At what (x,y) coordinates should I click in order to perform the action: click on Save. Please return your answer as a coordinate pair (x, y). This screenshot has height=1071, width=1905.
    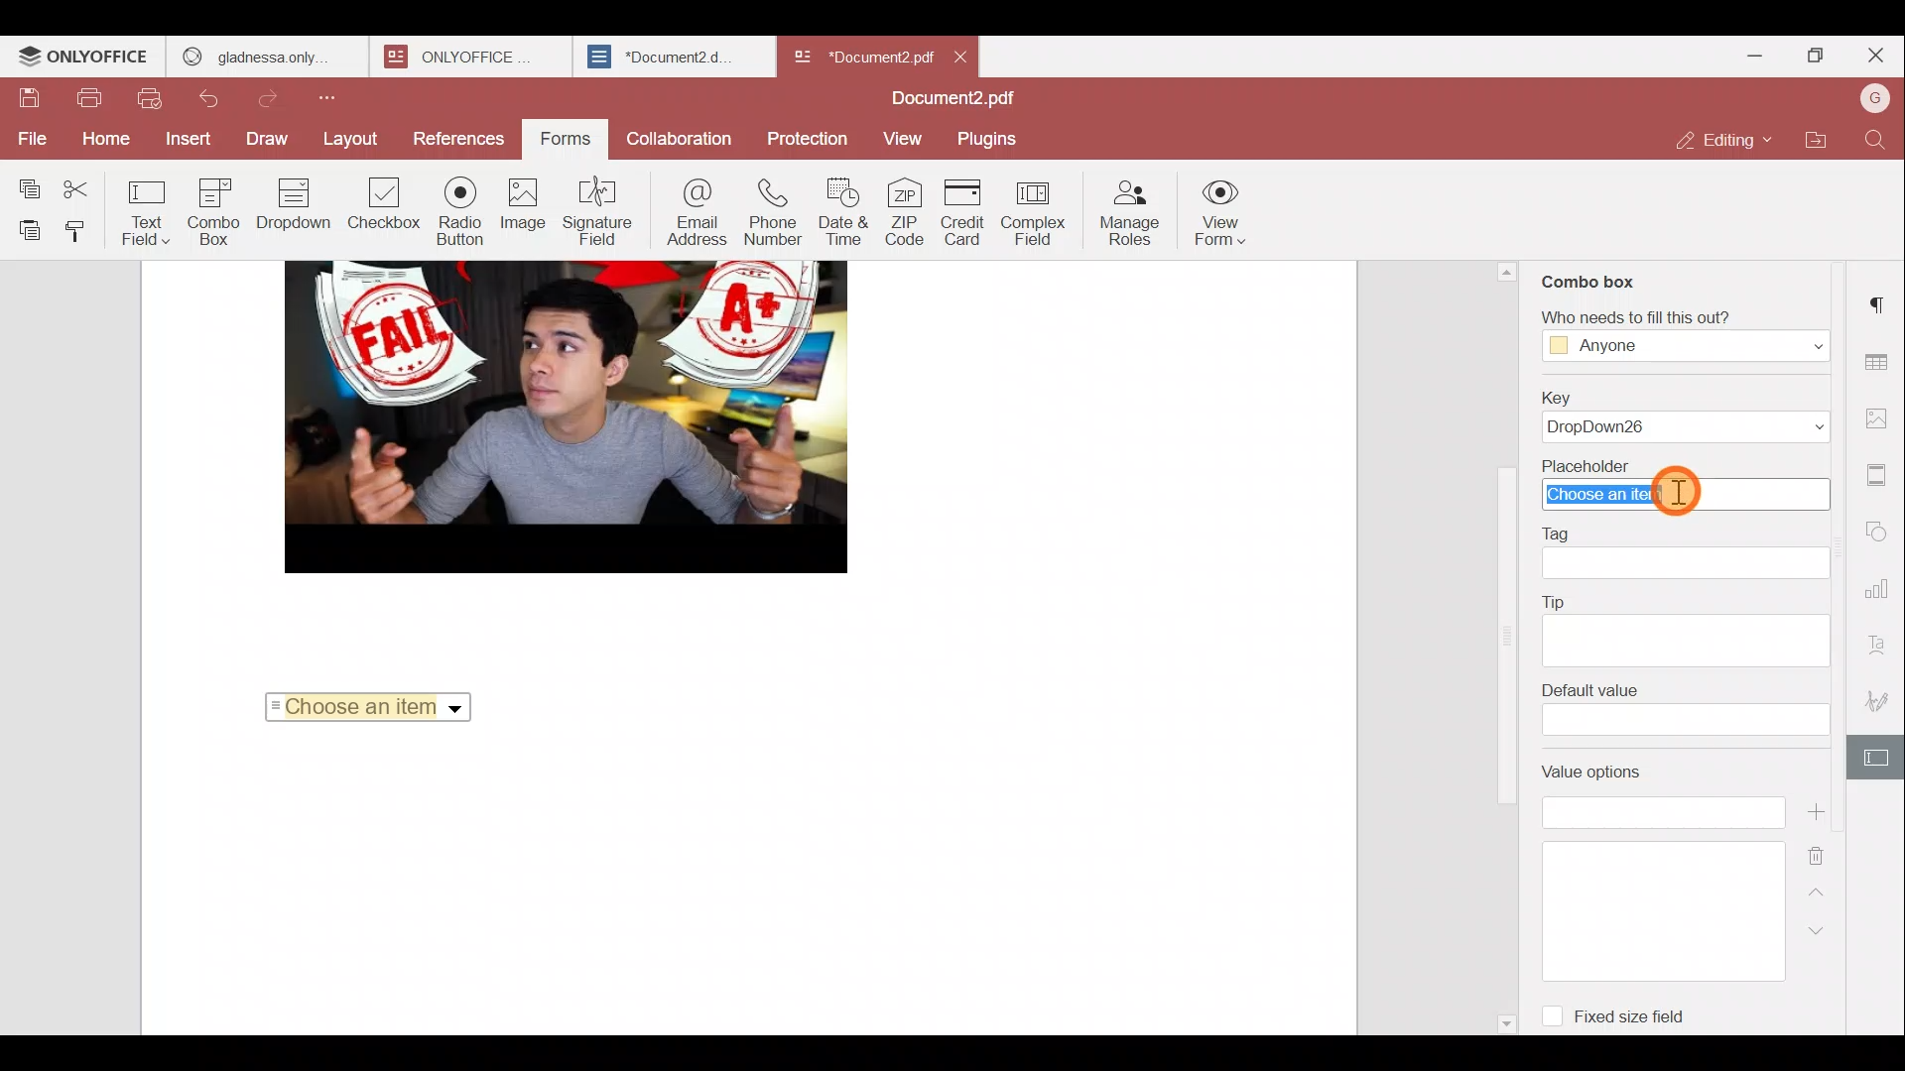
    Looking at the image, I should click on (30, 99).